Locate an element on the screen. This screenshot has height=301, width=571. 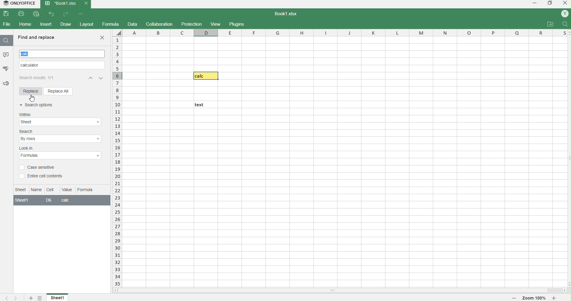
undo is located at coordinates (53, 14).